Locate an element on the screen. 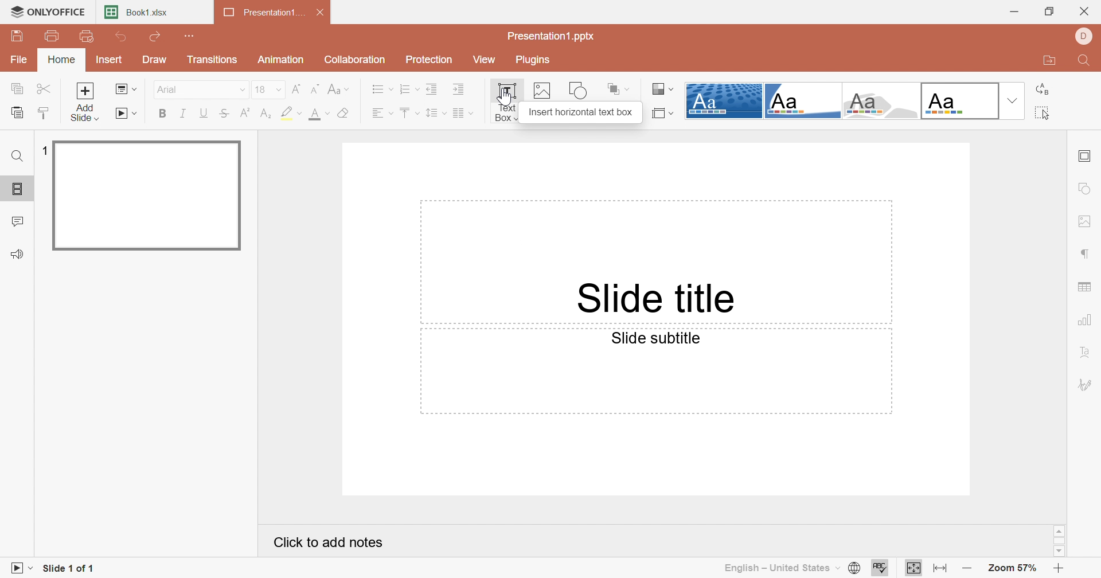  Undo is located at coordinates (123, 38).